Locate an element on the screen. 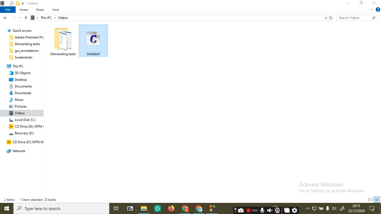 Image resolution: width=381 pixels, height=214 pixels. file is located at coordinates (63, 42).